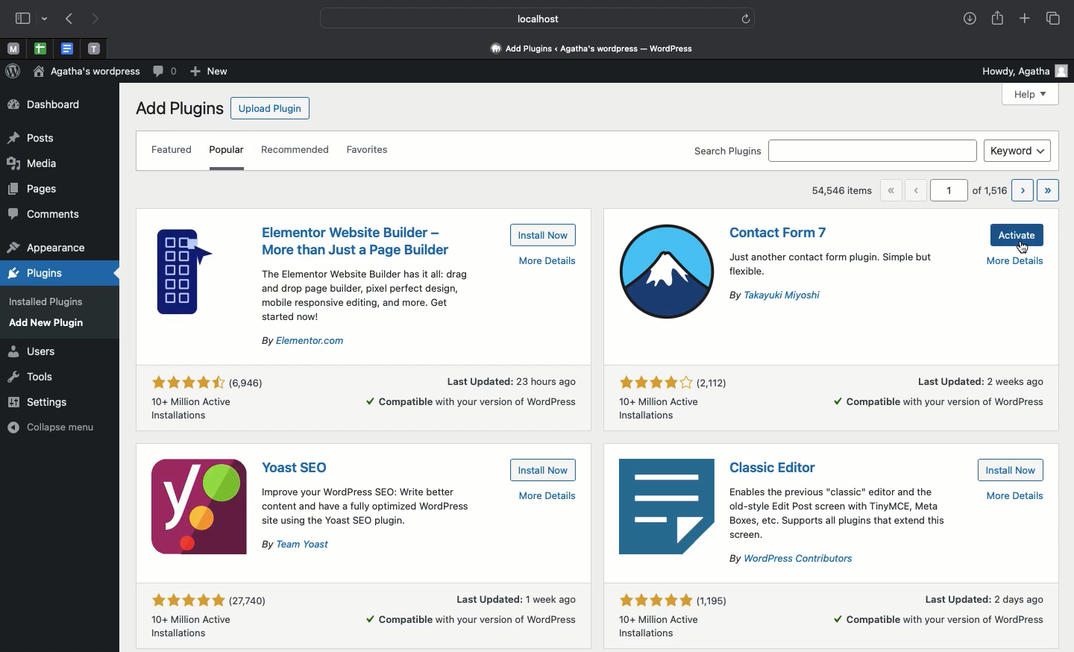  Describe the element at coordinates (843, 277) in the screenshot. I see `Informational text` at that location.